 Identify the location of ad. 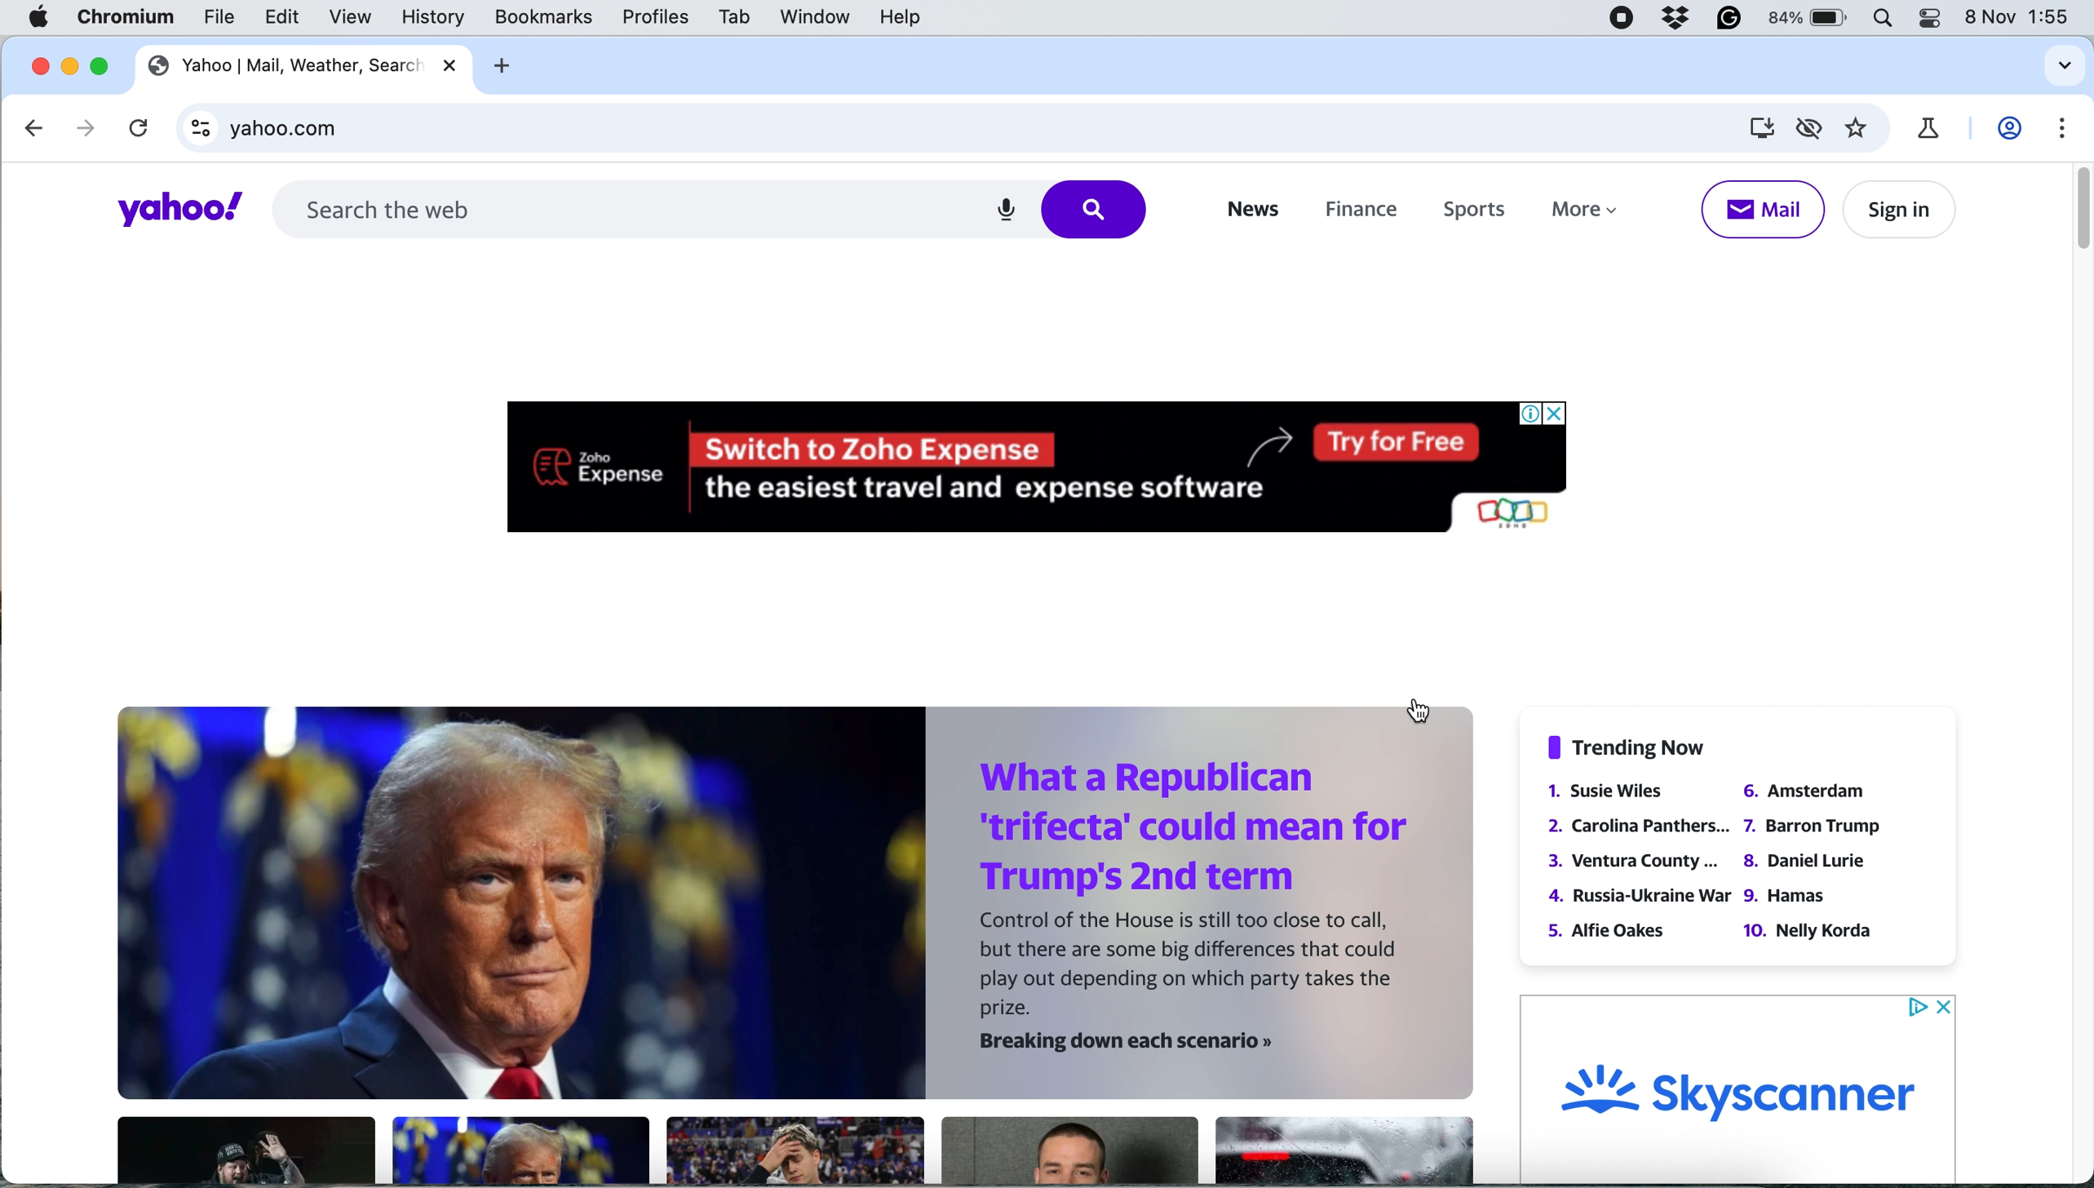
(1742, 1088).